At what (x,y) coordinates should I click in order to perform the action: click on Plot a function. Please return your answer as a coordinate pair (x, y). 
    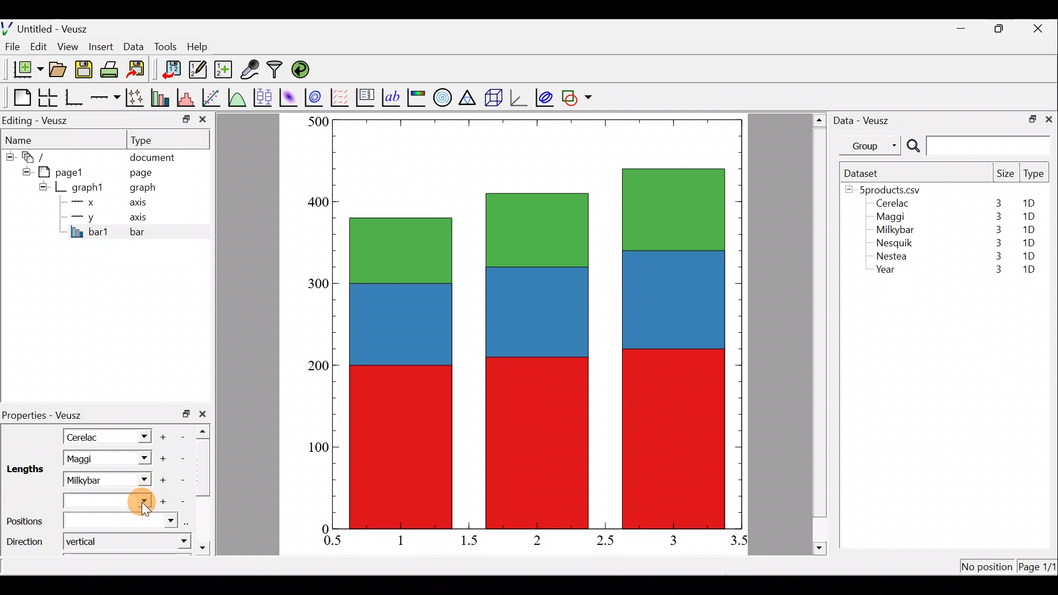
    Looking at the image, I should click on (237, 97).